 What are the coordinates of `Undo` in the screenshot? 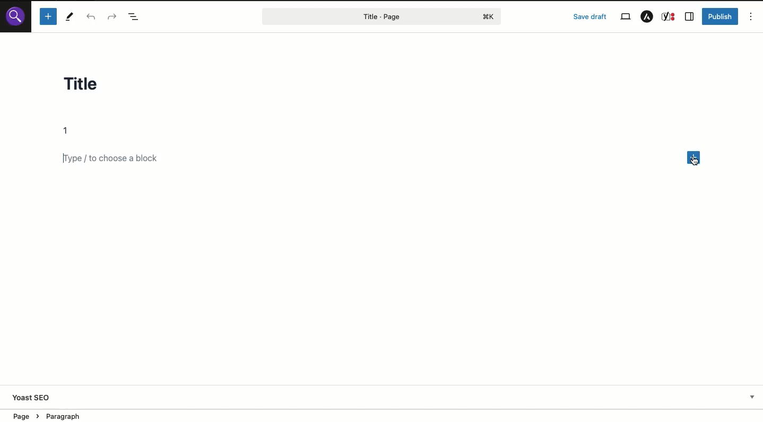 It's located at (93, 17).